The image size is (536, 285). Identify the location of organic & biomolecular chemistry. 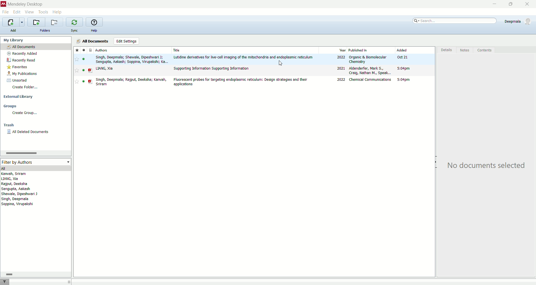
(368, 60).